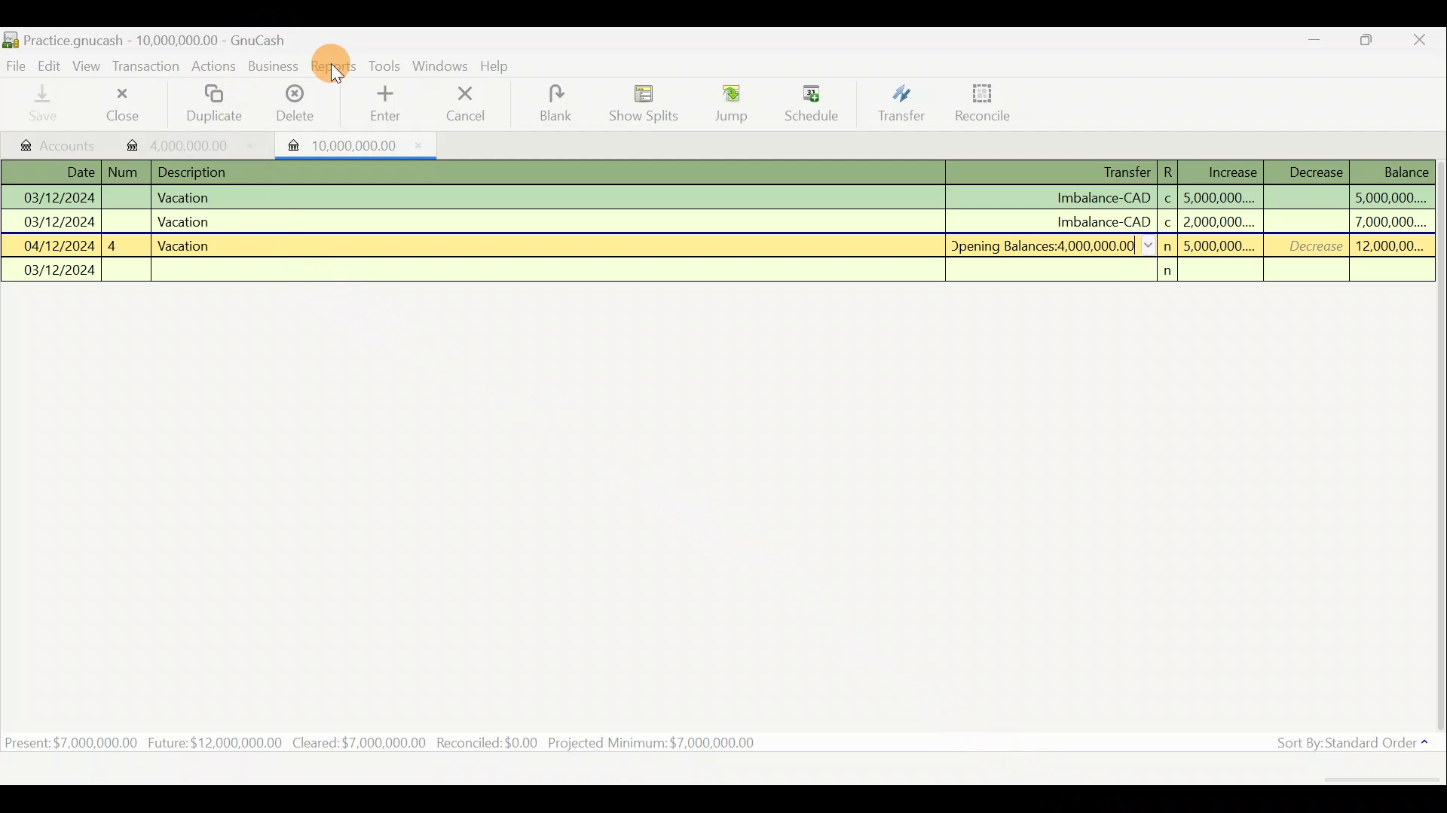 The width and height of the screenshot is (1447, 813). What do you see at coordinates (182, 221) in the screenshot?
I see `Vacation` at bounding box center [182, 221].